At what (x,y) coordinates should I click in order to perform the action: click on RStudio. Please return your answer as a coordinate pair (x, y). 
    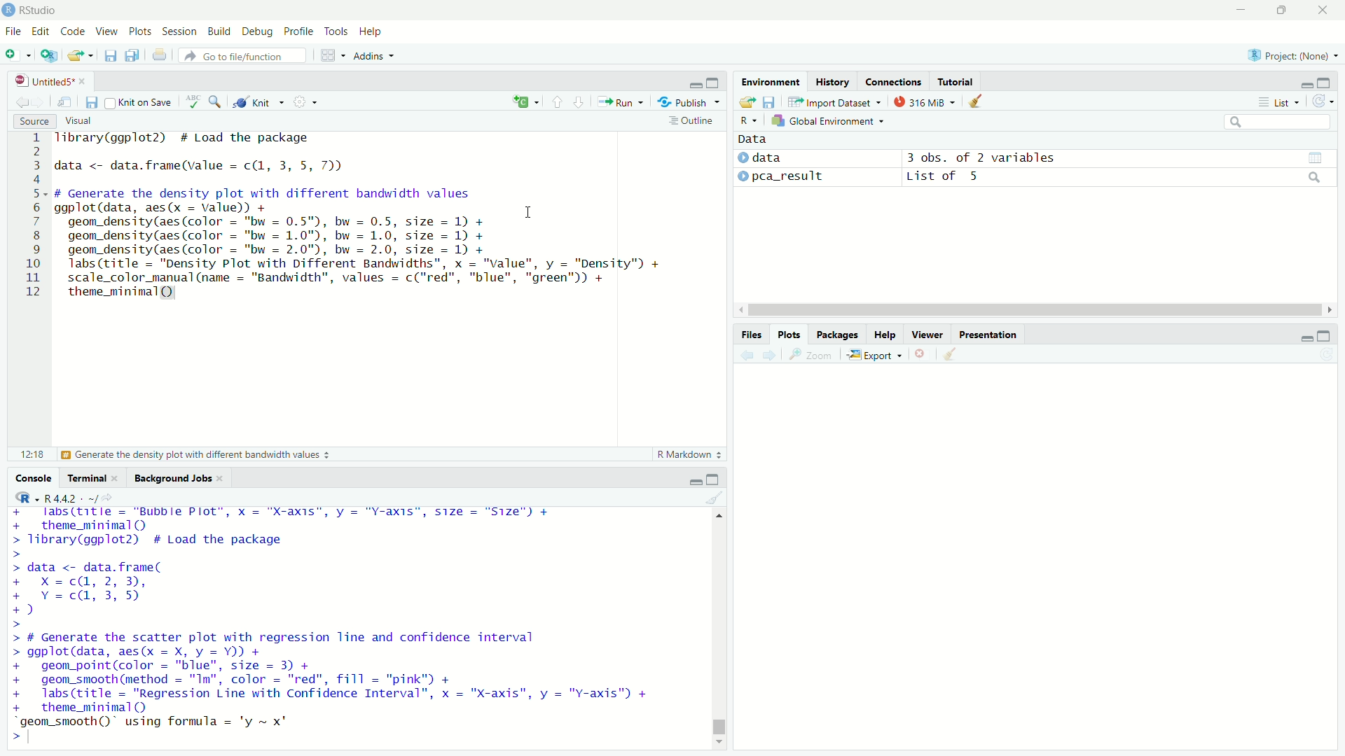
    Looking at the image, I should click on (29, 10).